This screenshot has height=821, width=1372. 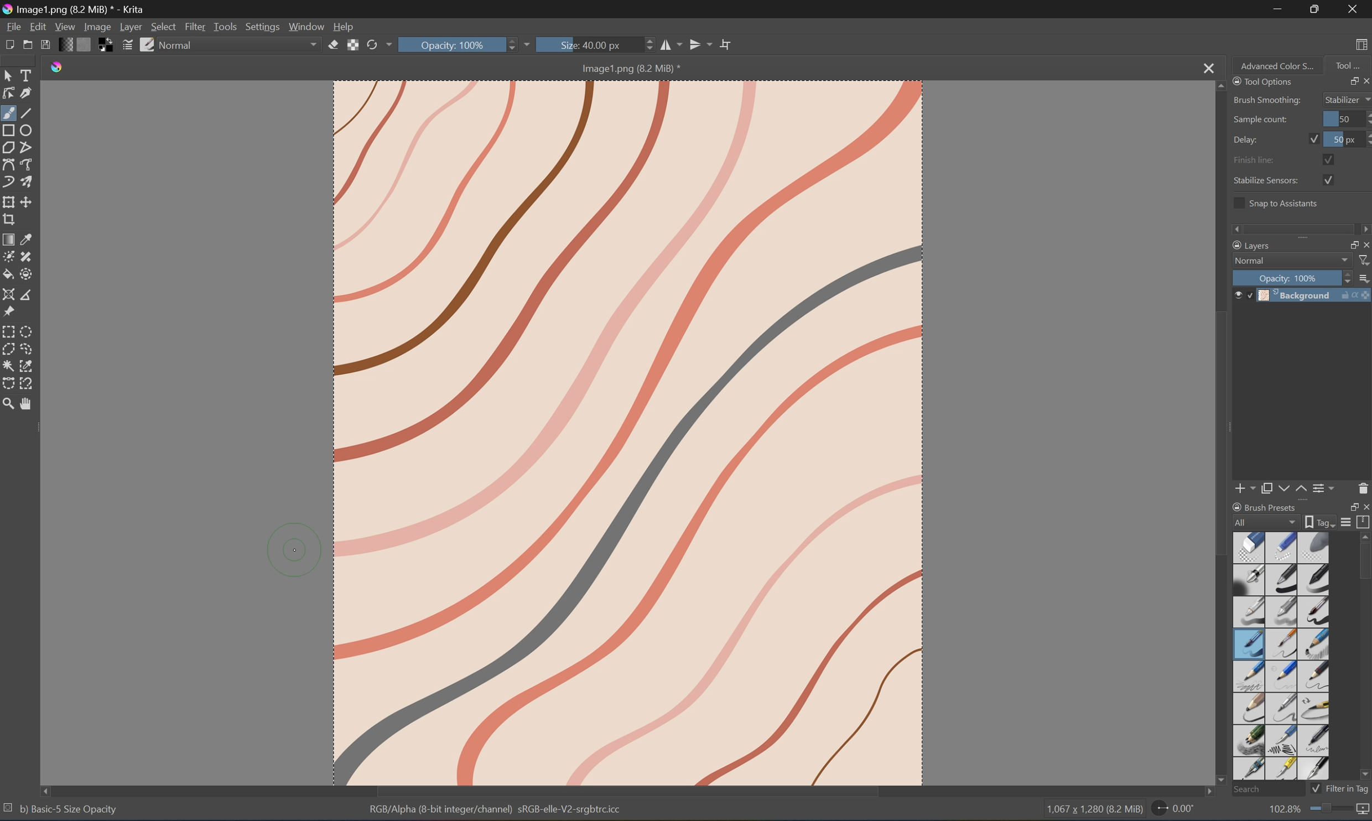 What do you see at coordinates (1363, 117) in the screenshot?
I see `Slider` at bounding box center [1363, 117].